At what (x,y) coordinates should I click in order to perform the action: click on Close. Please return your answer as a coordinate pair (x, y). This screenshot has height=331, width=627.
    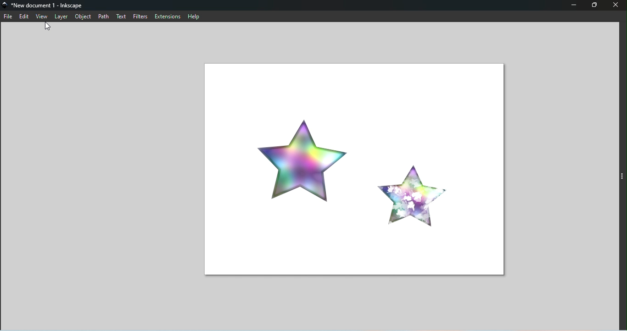
    Looking at the image, I should click on (616, 6).